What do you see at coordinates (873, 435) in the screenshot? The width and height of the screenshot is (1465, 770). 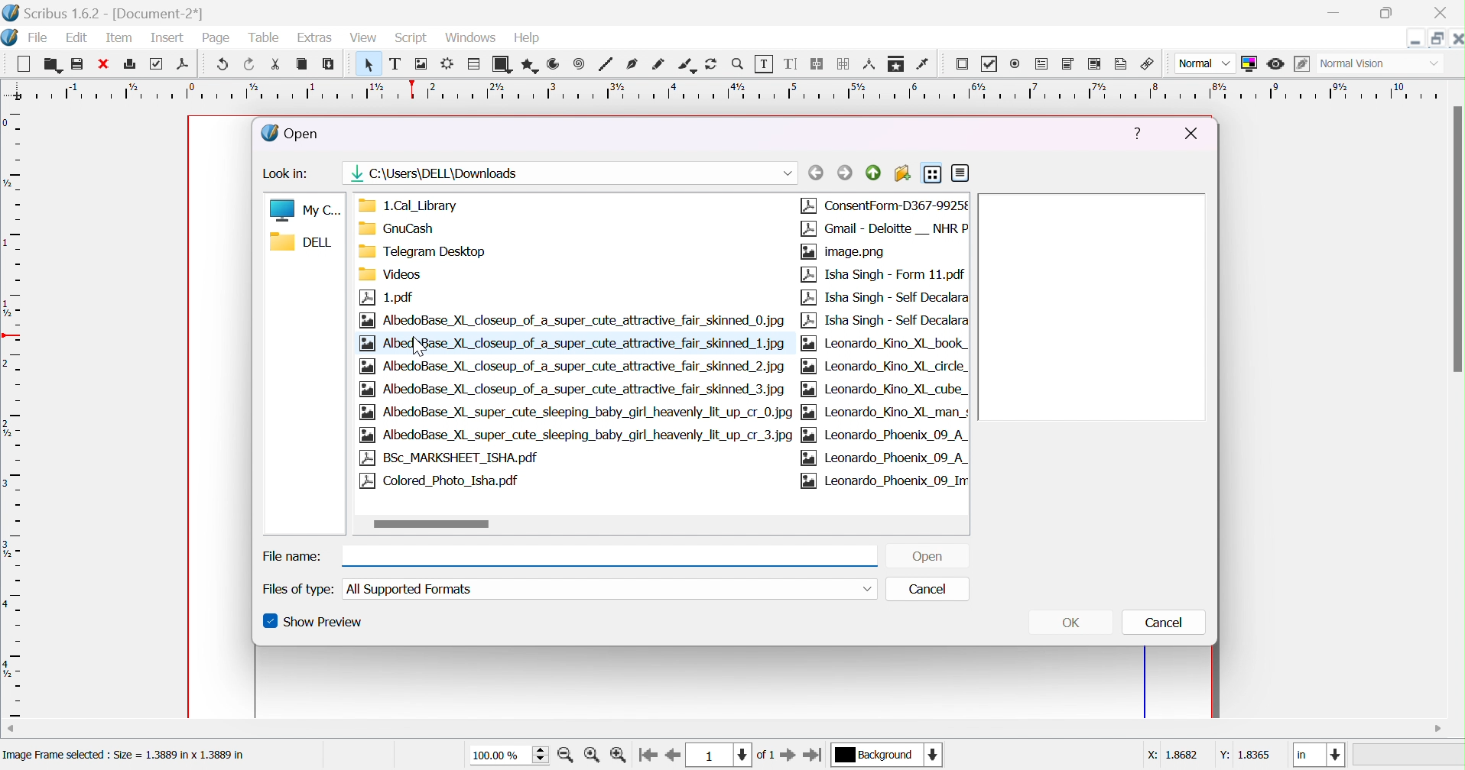 I see `pg [aa] Leonardo_Phoenix_09_A_` at bounding box center [873, 435].